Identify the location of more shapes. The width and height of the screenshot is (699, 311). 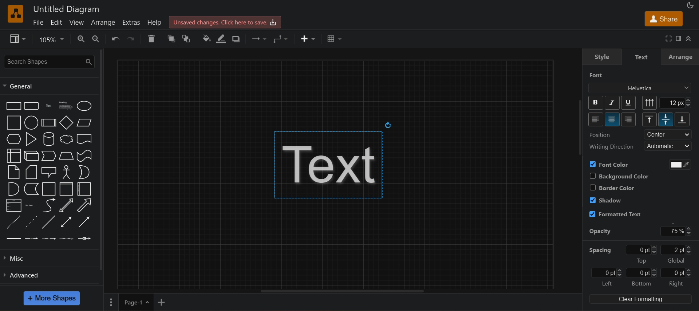
(52, 298).